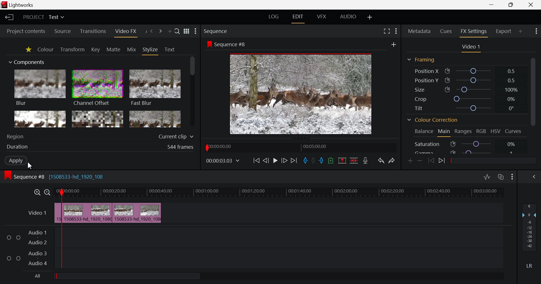 This screenshot has height=284, width=541. Describe the element at coordinates (492, 5) in the screenshot. I see `Restore Down` at that location.